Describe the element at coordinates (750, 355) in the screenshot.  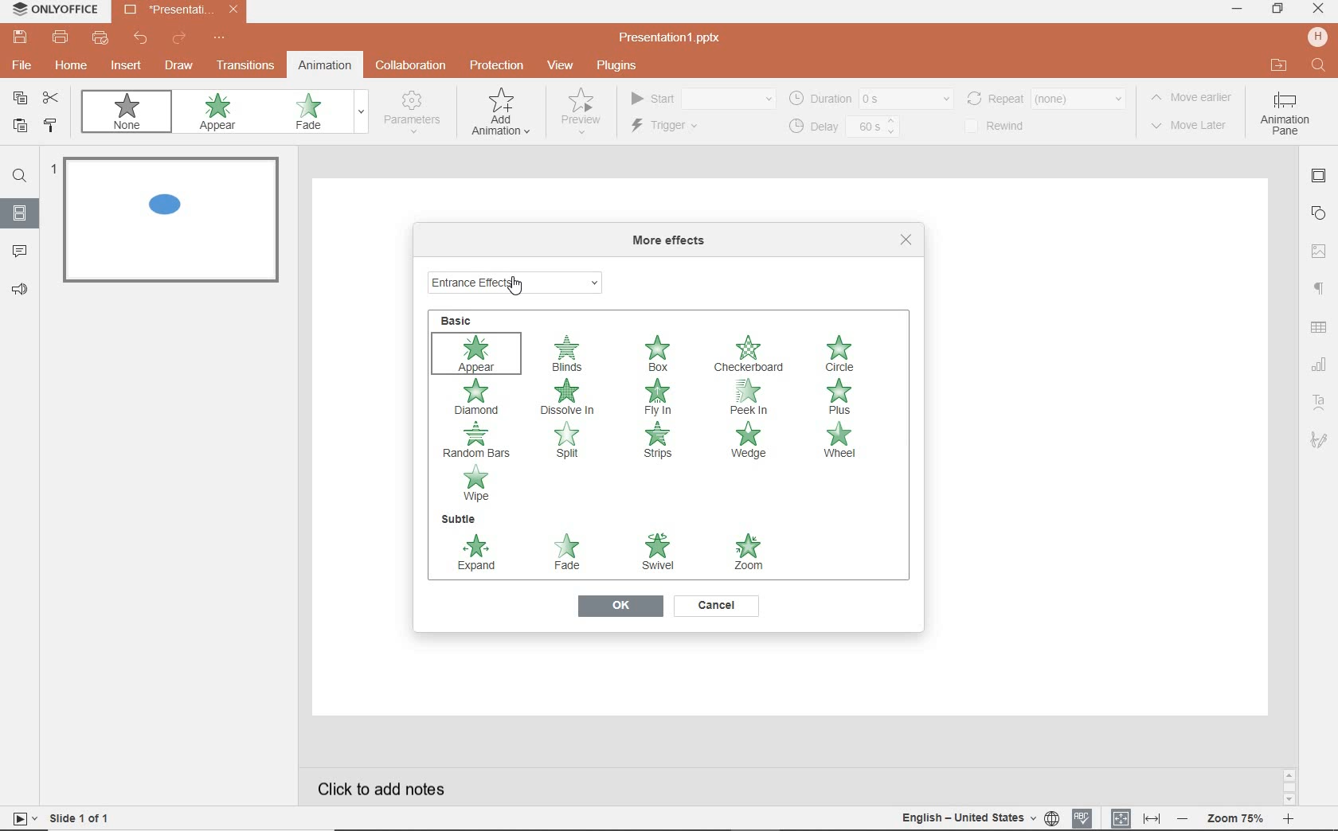
I see `CHECKERBOARD` at that location.